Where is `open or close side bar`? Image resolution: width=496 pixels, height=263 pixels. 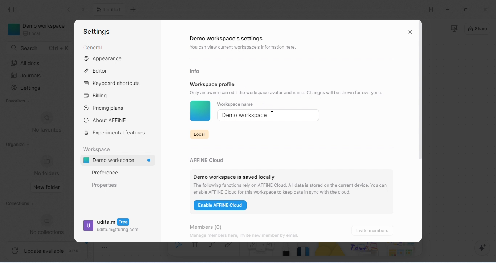
open or close side bar is located at coordinates (429, 9).